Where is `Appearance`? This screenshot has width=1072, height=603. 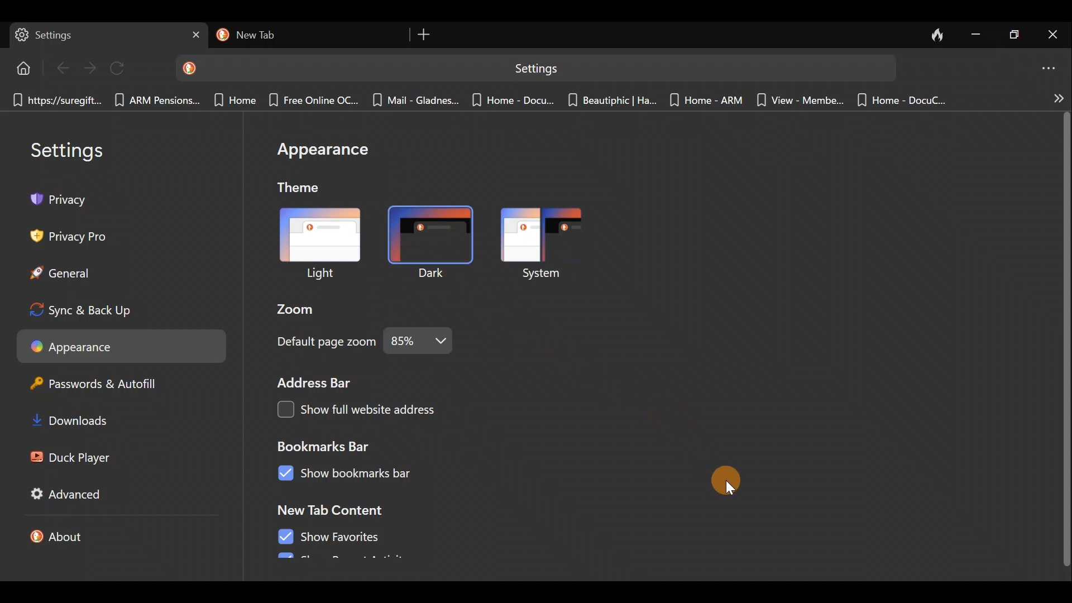
Appearance is located at coordinates (326, 154).